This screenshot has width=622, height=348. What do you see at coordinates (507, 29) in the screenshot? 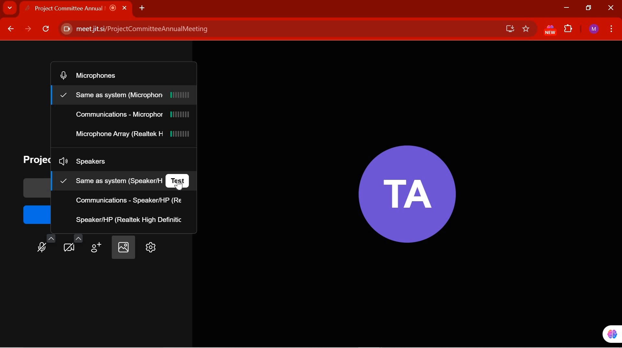
I see `save offline` at bounding box center [507, 29].